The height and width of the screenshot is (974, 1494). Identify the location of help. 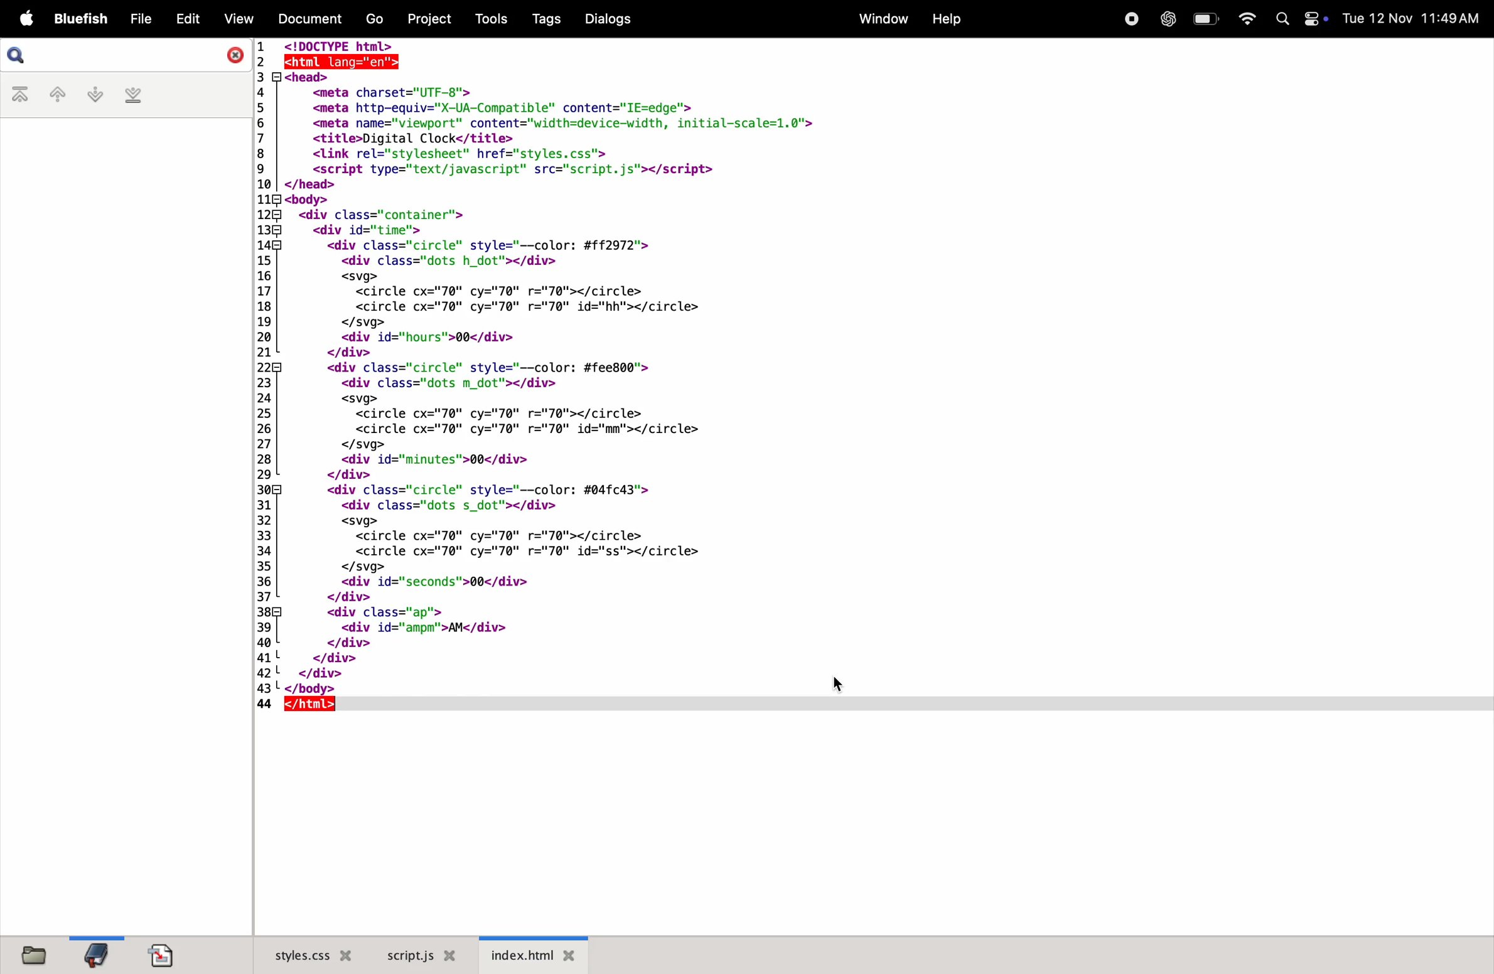
(946, 21).